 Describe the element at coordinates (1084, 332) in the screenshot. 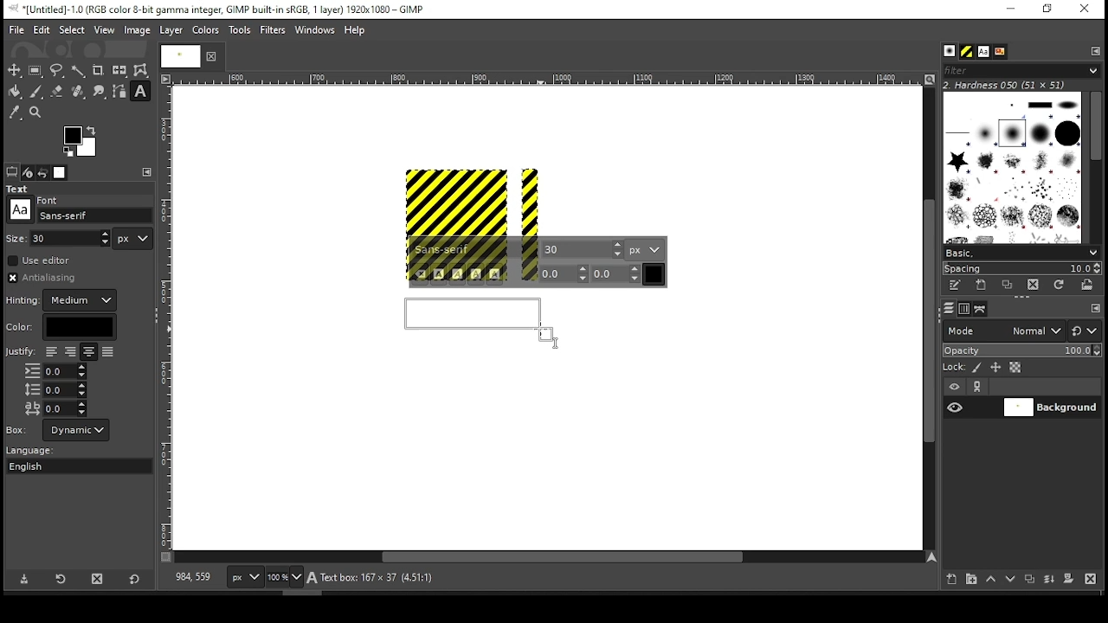

I see `switch to other mode groups` at that location.